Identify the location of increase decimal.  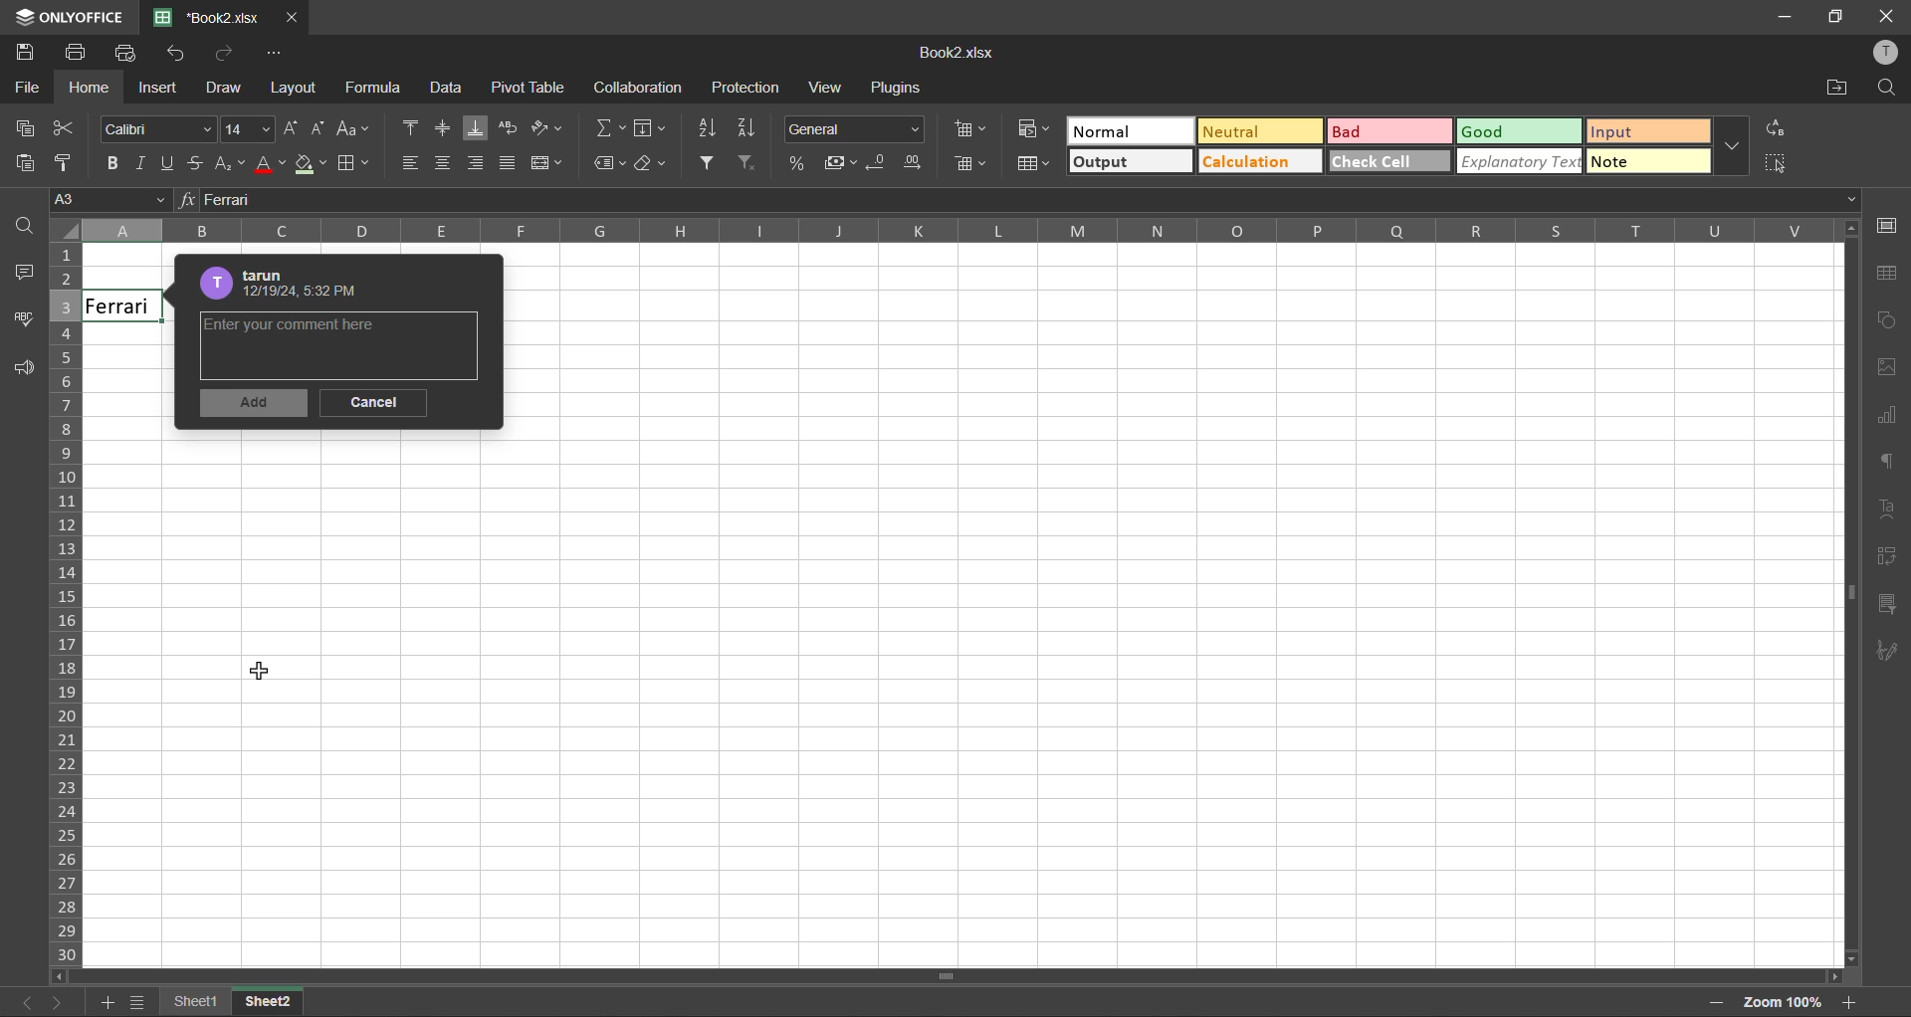
(918, 166).